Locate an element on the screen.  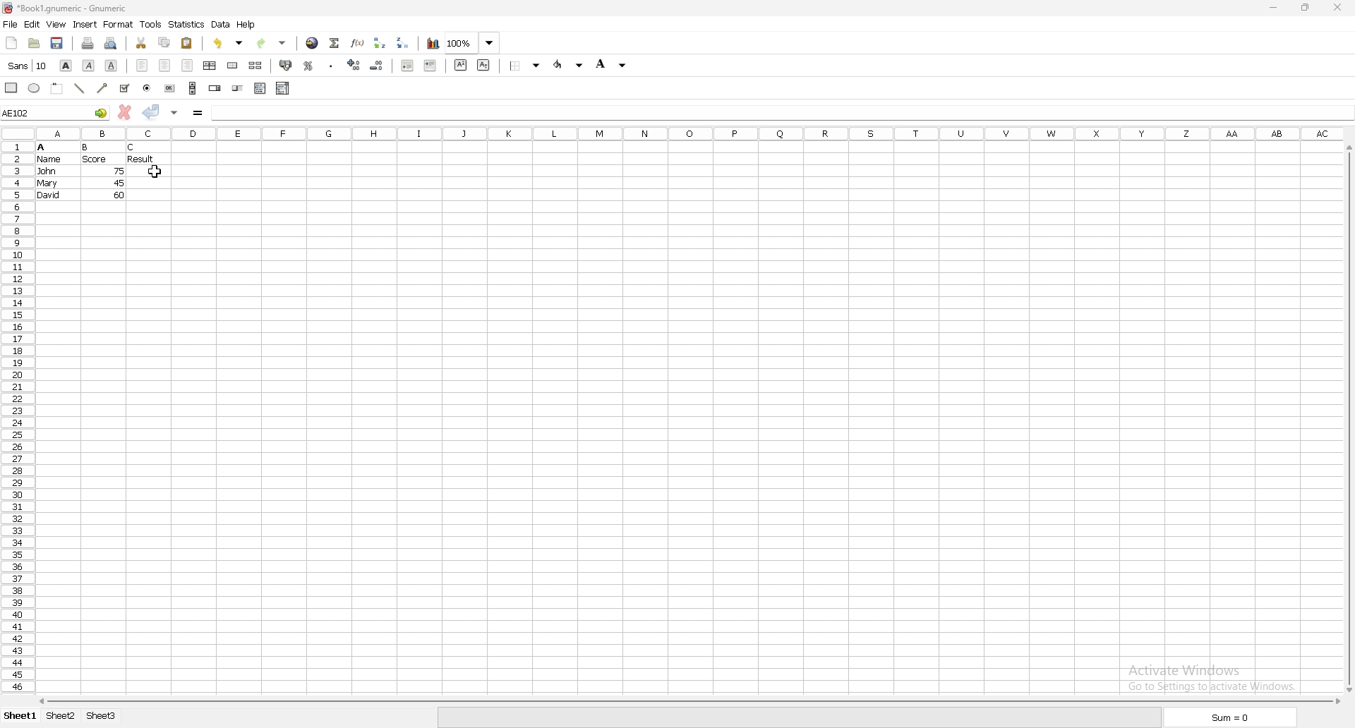
row is located at coordinates (15, 418).